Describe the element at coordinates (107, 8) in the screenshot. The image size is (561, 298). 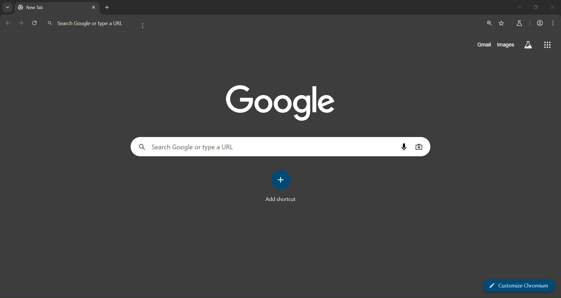
I see `add new tab` at that location.